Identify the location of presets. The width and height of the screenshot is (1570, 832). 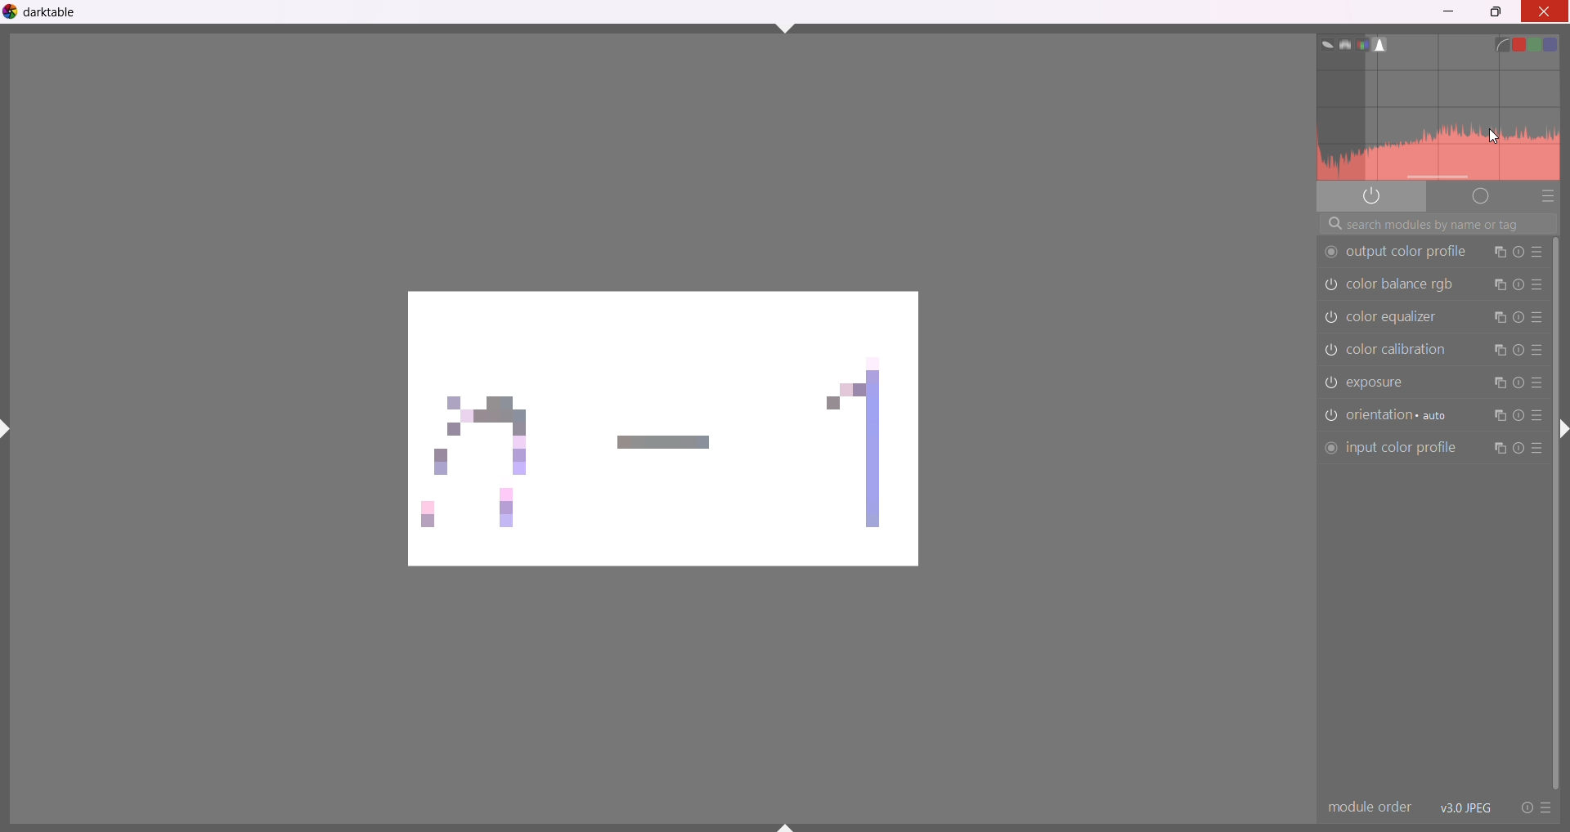
(1537, 452).